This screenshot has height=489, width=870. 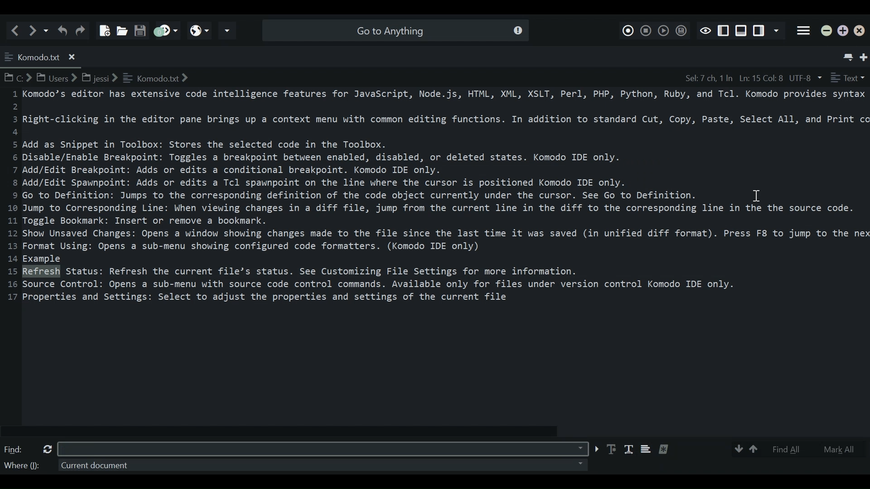 What do you see at coordinates (840, 449) in the screenshot?
I see `Mark All` at bounding box center [840, 449].